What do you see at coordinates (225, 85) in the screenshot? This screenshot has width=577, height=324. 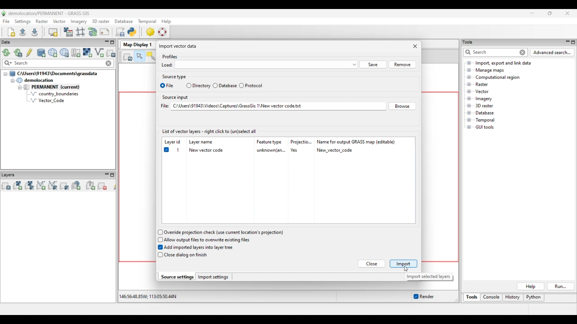 I see `Database` at bounding box center [225, 85].